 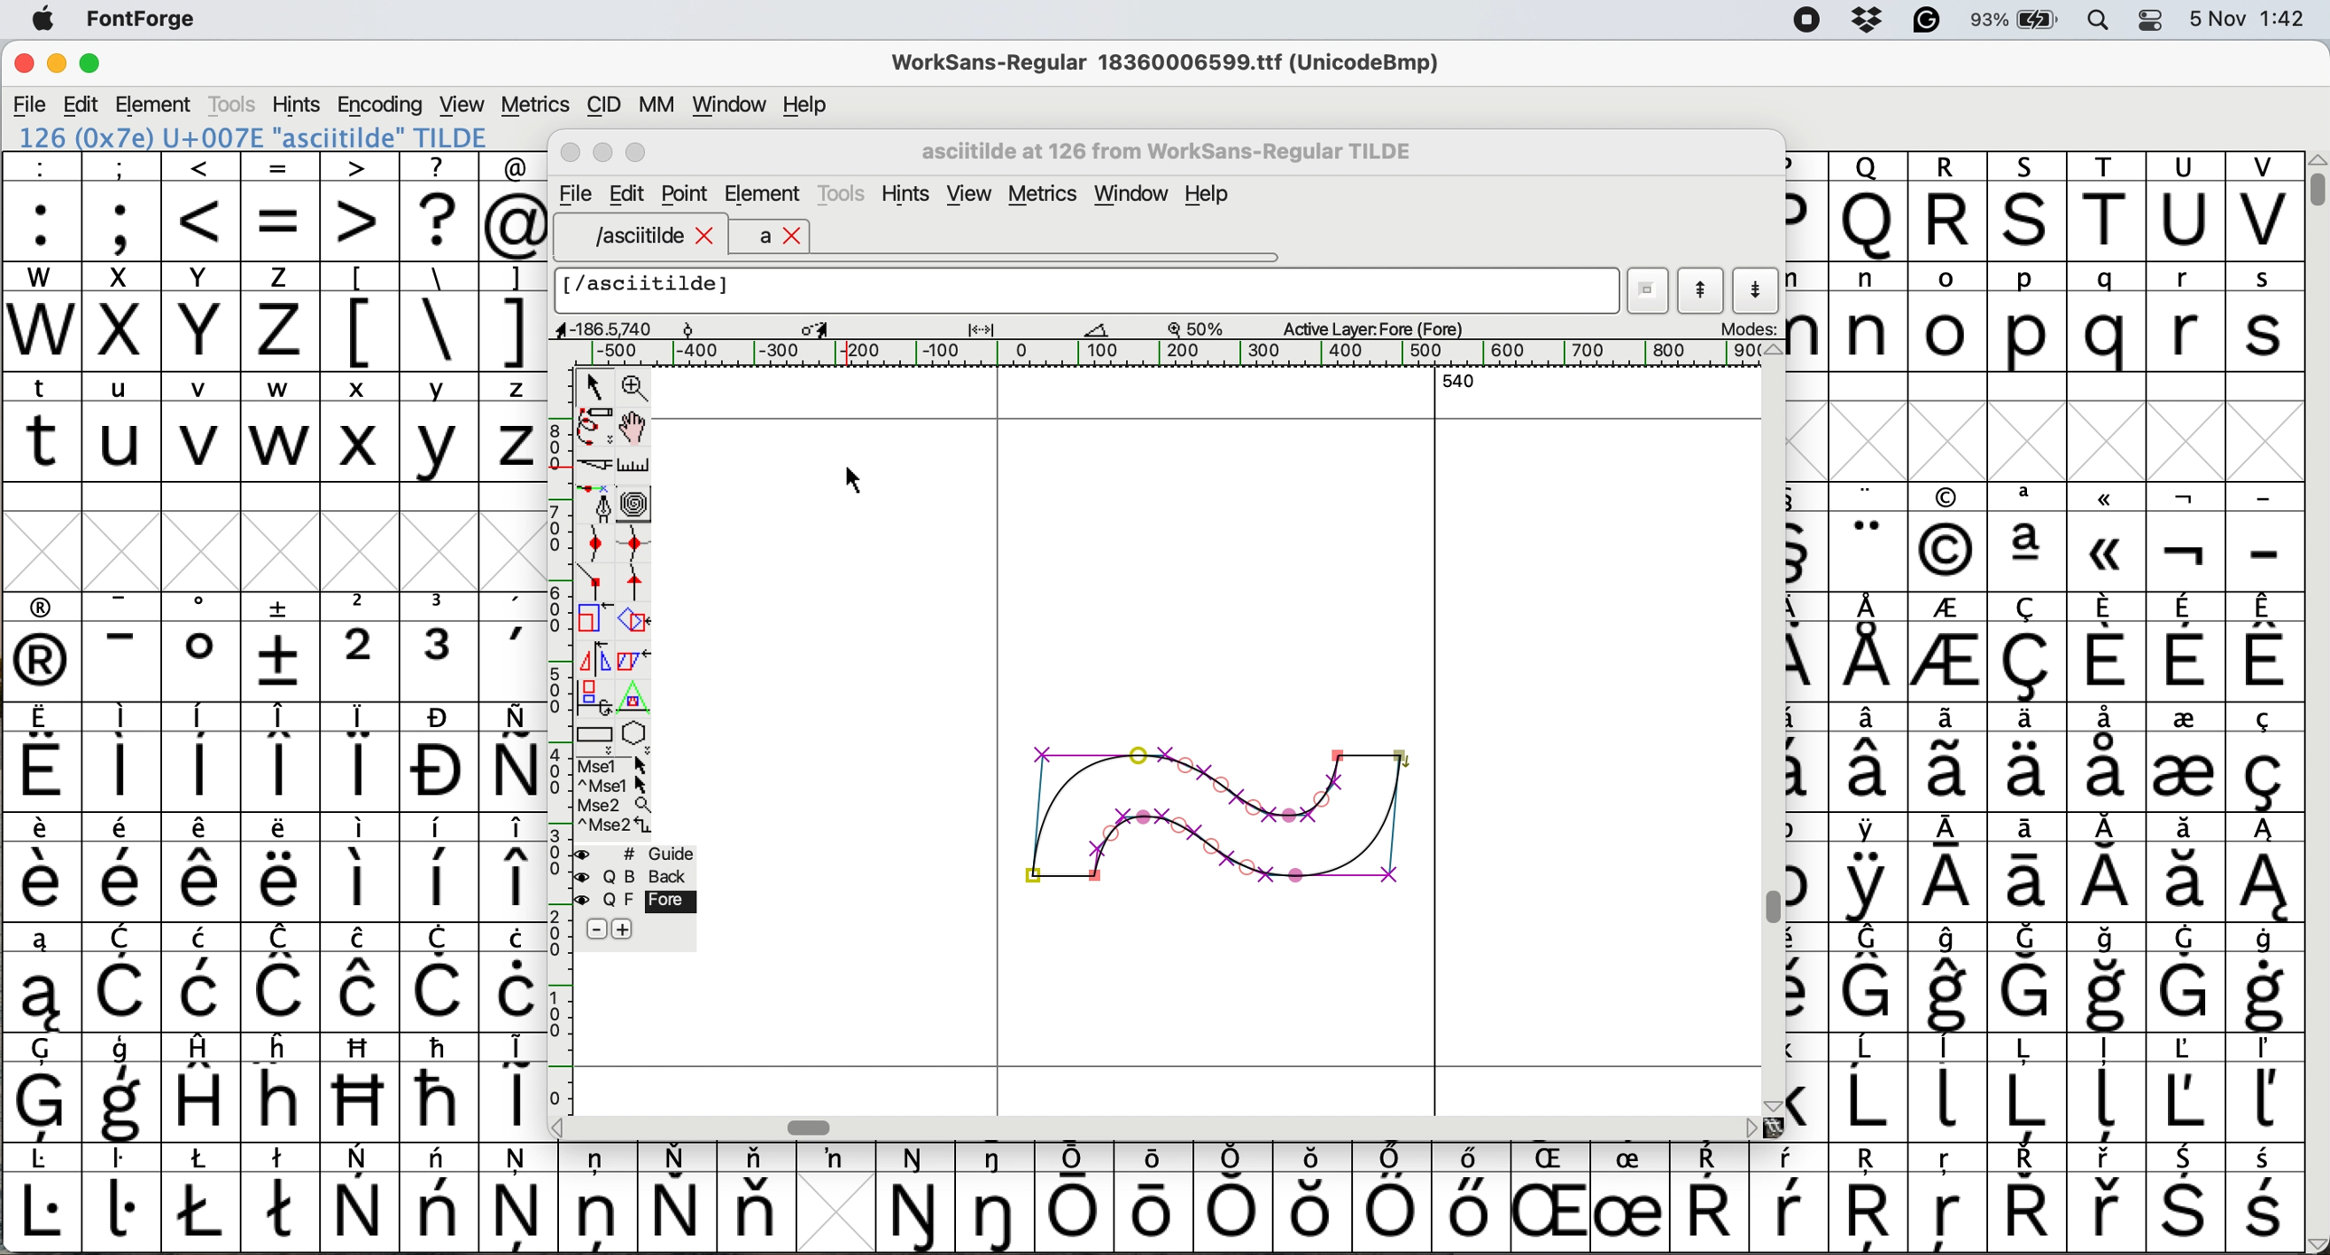 What do you see at coordinates (519, 1196) in the screenshot?
I see `symbol` at bounding box center [519, 1196].